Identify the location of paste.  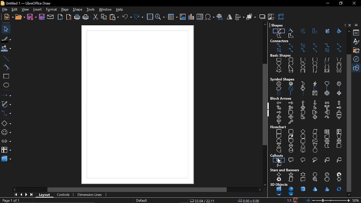
(114, 17).